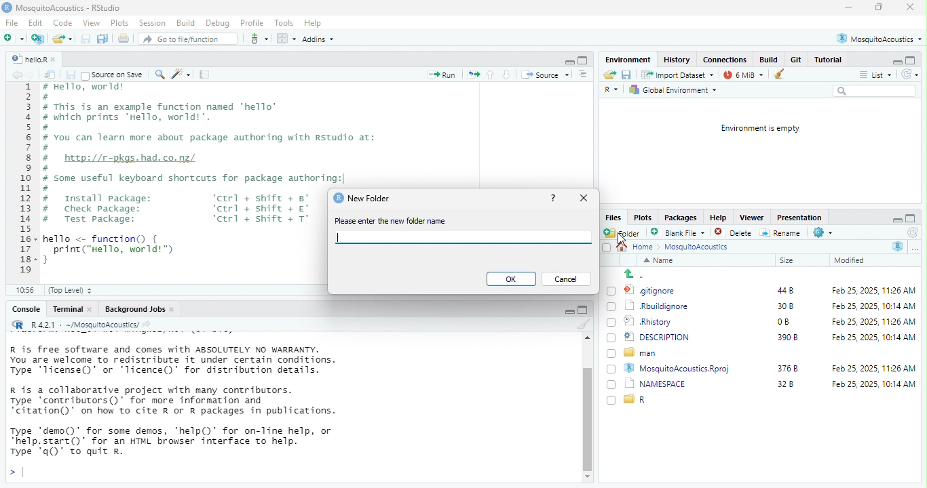  I want to click on compile report, so click(206, 75).